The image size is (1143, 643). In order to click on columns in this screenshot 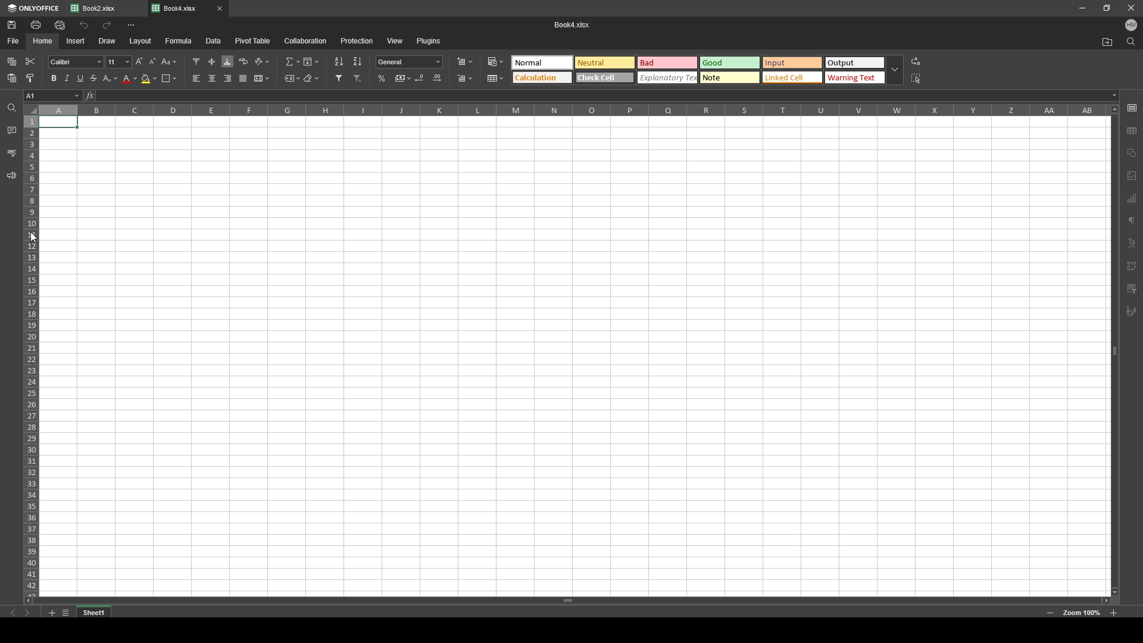, I will do `click(573, 110)`.